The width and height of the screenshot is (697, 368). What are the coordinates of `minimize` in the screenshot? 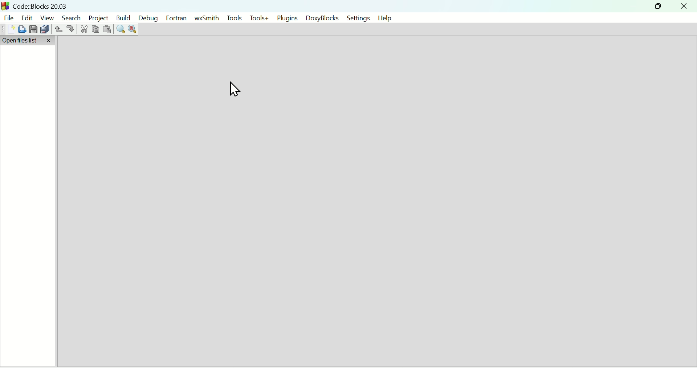 It's located at (633, 6).